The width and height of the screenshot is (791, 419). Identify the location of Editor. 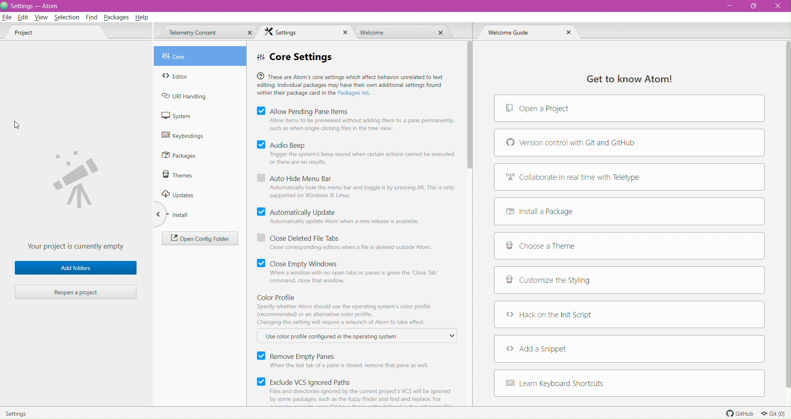
(192, 75).